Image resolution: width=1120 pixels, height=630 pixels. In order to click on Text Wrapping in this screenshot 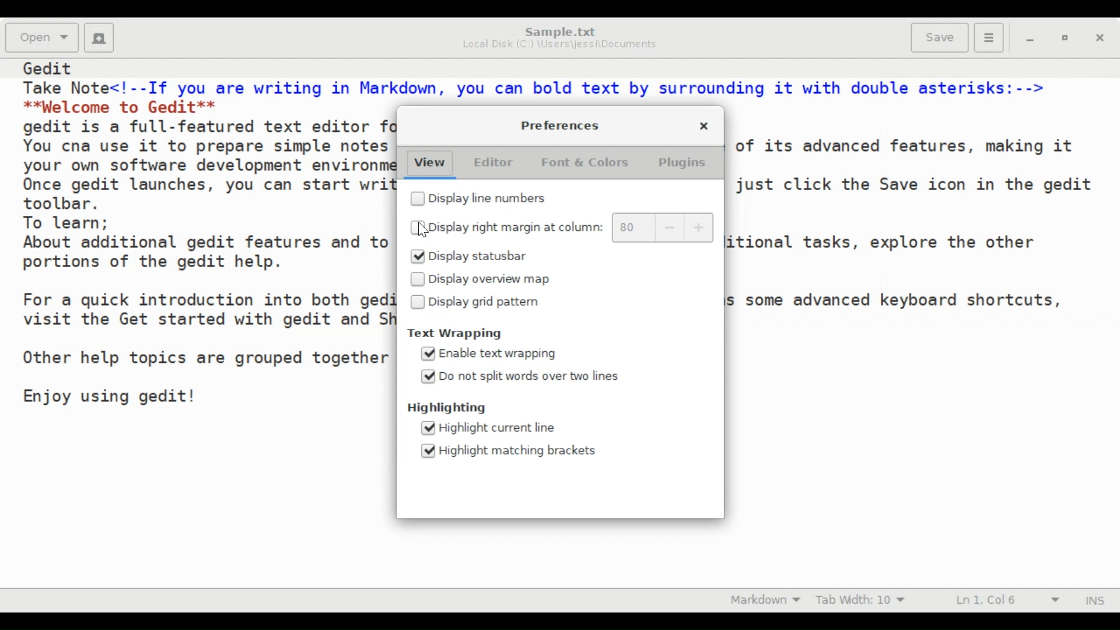, I will do `click(457, 335)`.